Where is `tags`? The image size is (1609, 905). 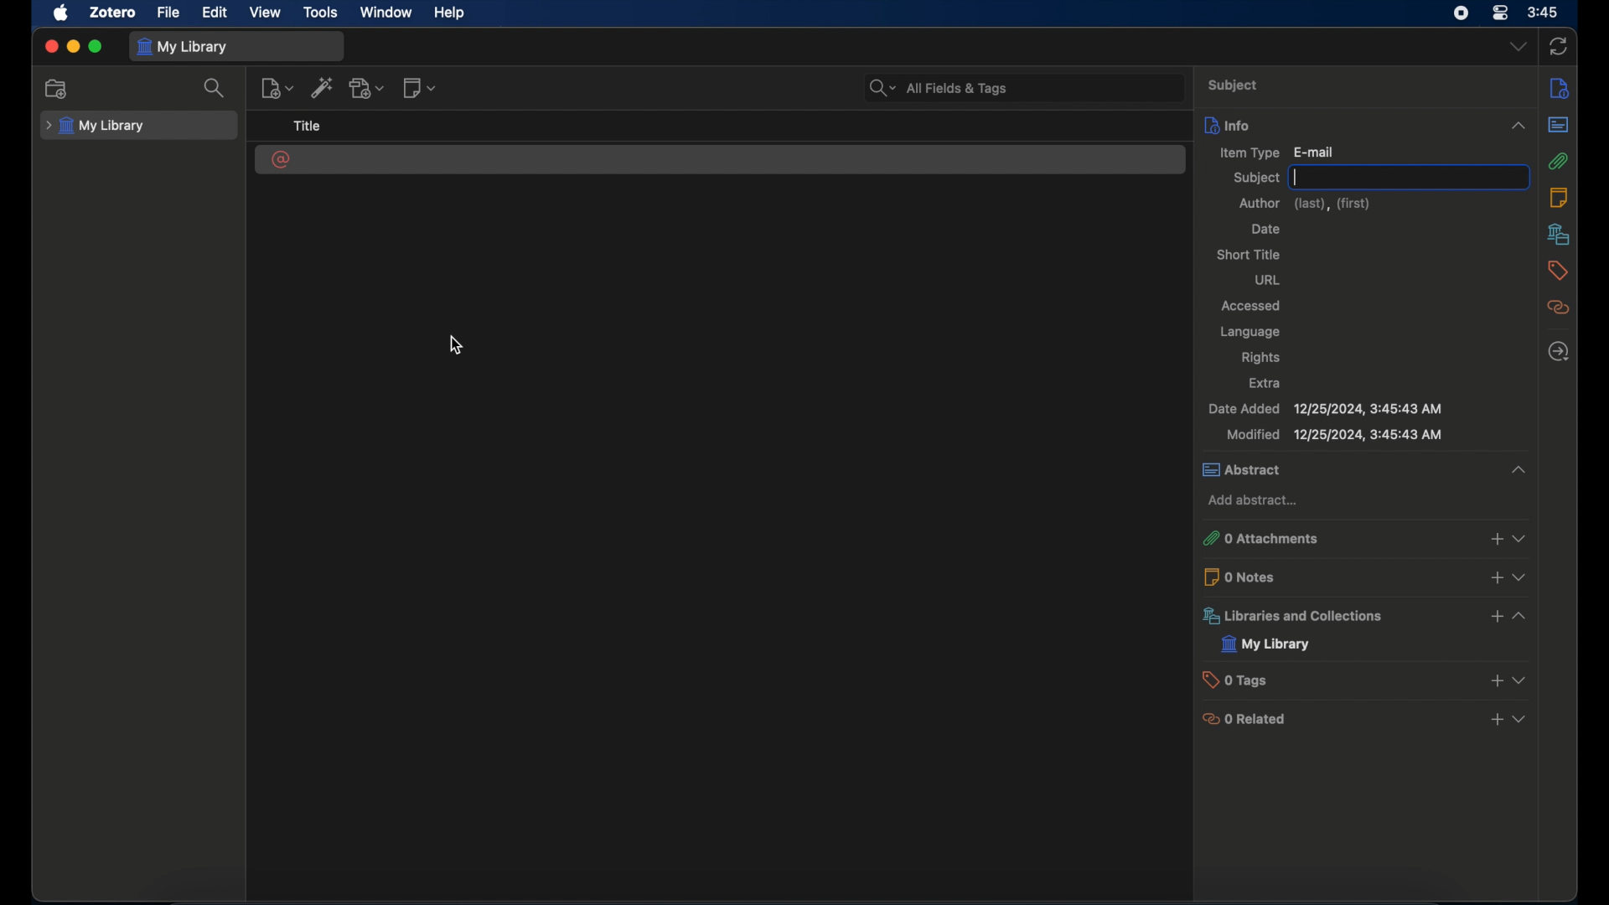
tags is located at coordinates (1558, 271).